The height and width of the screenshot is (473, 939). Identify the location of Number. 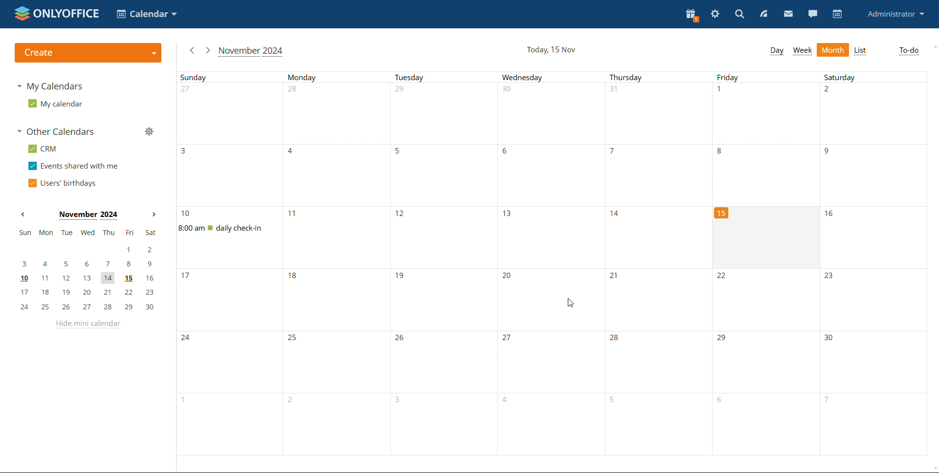
(188, 90).